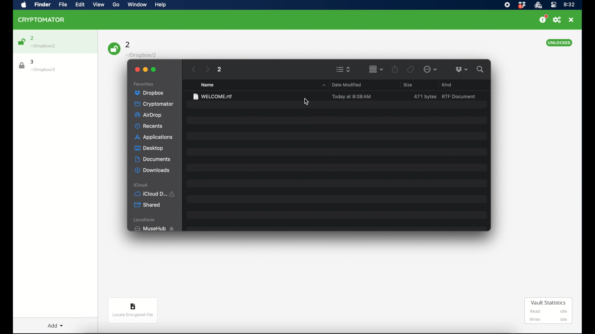  I want to click on vault location, so click(141, 54).